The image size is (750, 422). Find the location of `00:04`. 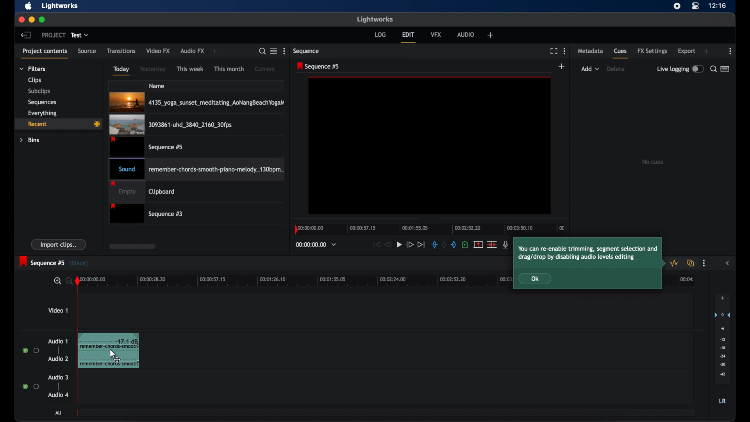

00:04 is located at coordinates (684, 280).